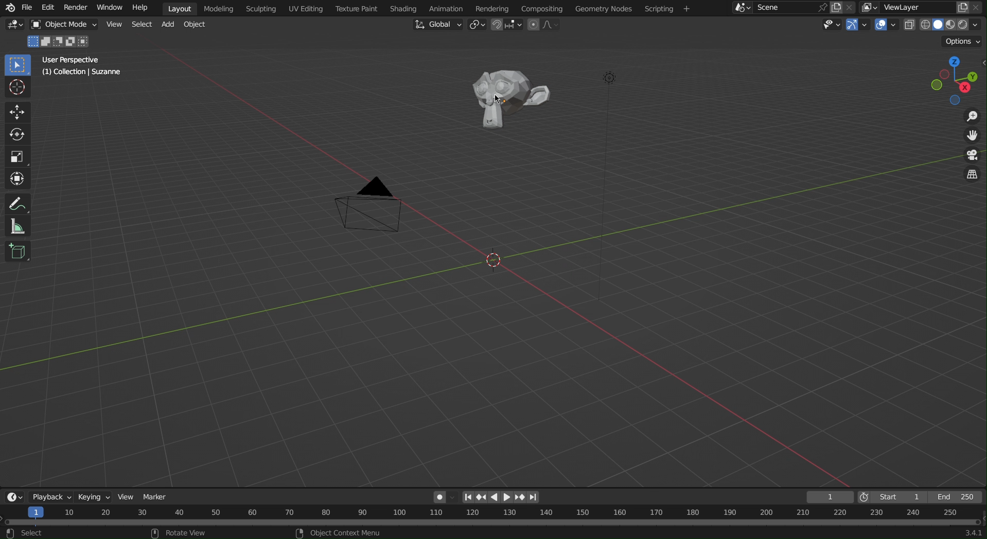 The width and height of the screenshot is (987, 539). Describe the element at coordinates (901, 497) in the screenshot. I see `Start 1` at that location.